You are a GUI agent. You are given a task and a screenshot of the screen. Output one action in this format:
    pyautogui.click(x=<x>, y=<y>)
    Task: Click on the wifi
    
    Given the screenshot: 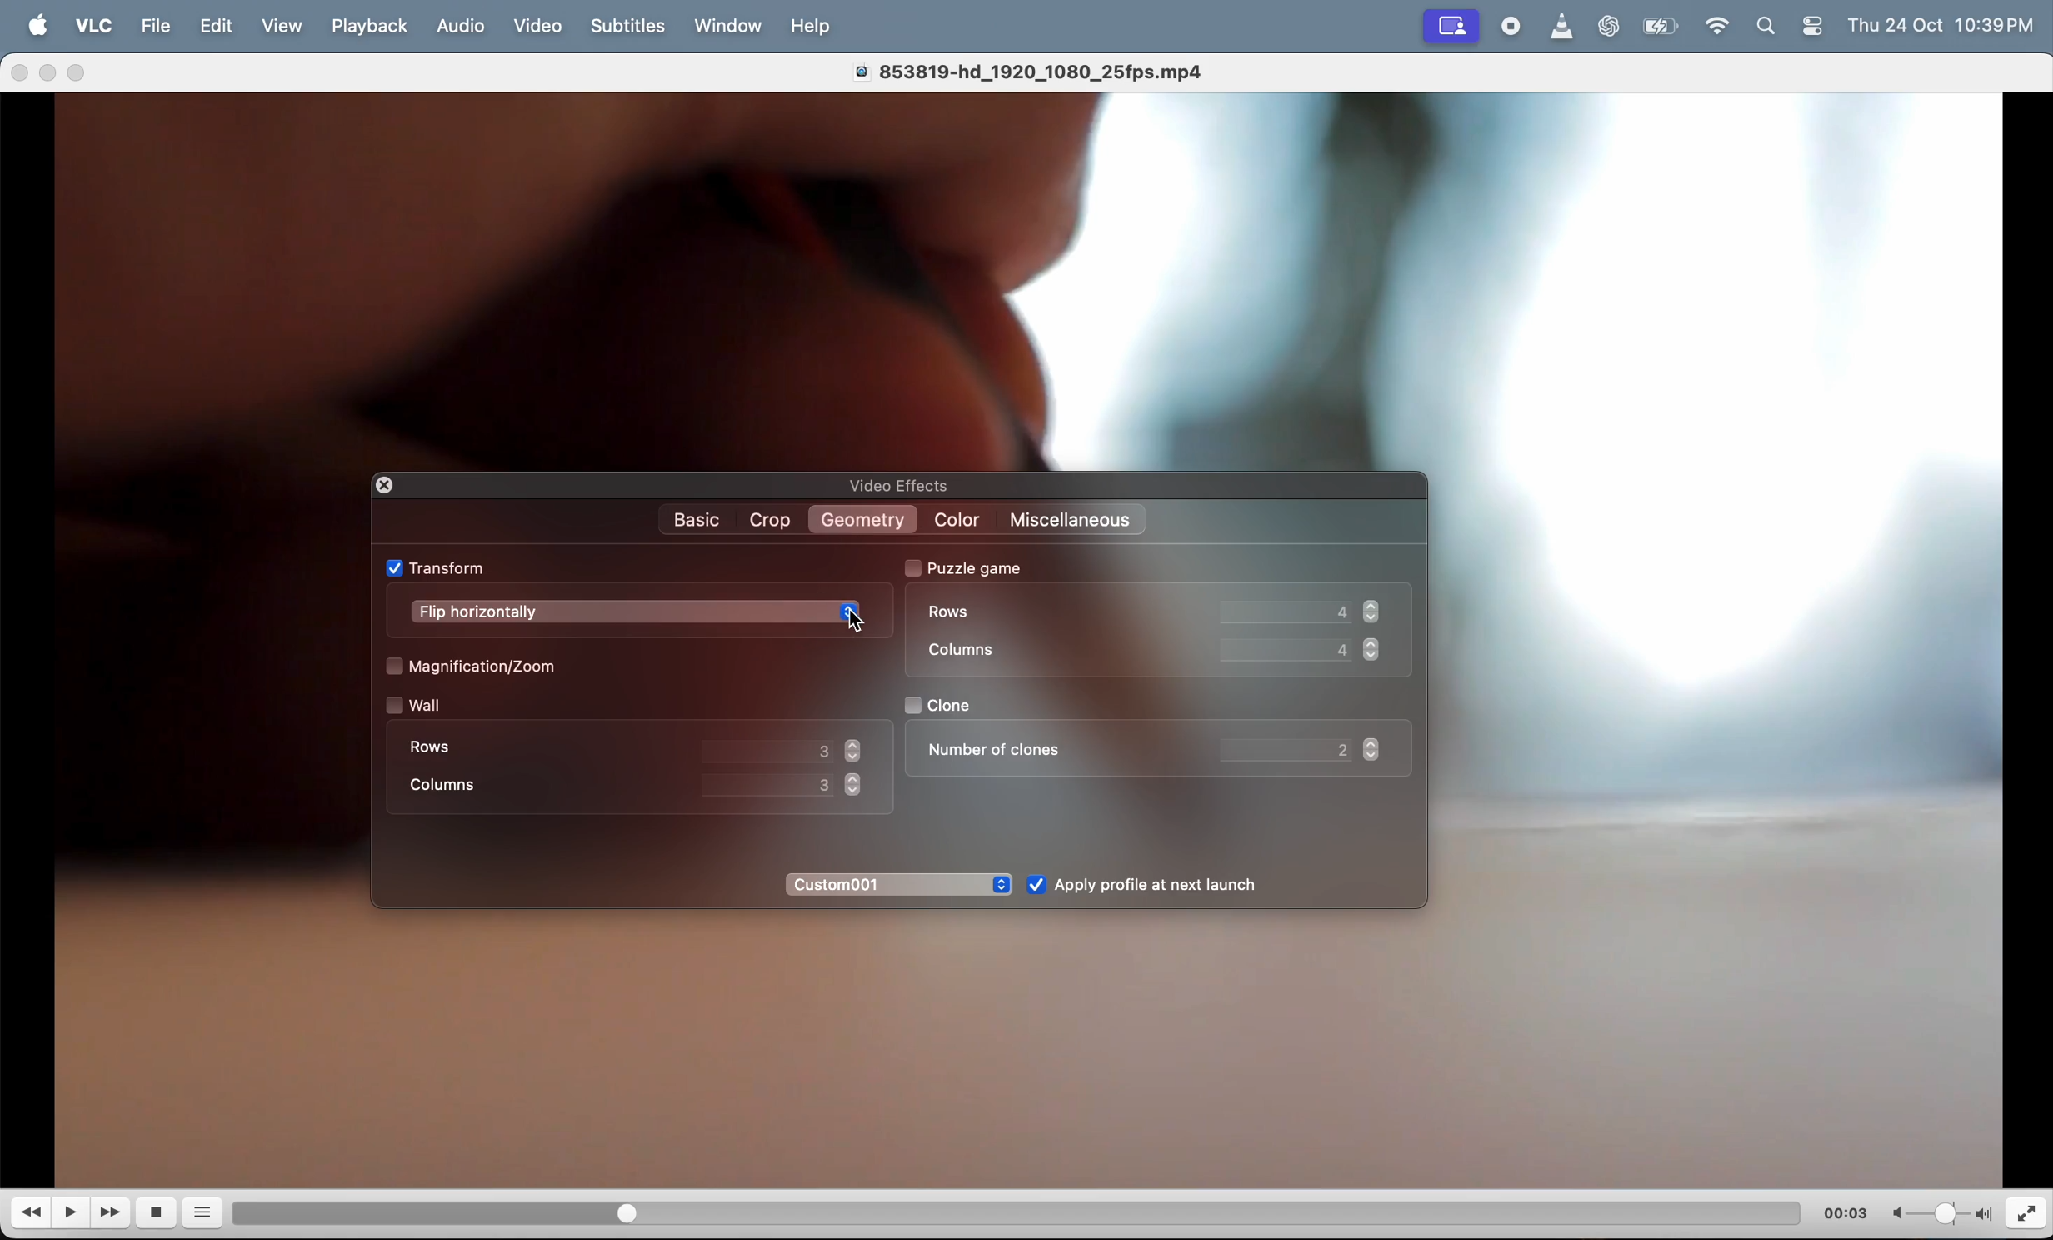 What is the action you would take?
    pyautogui.click(x=1720, y=30)
    